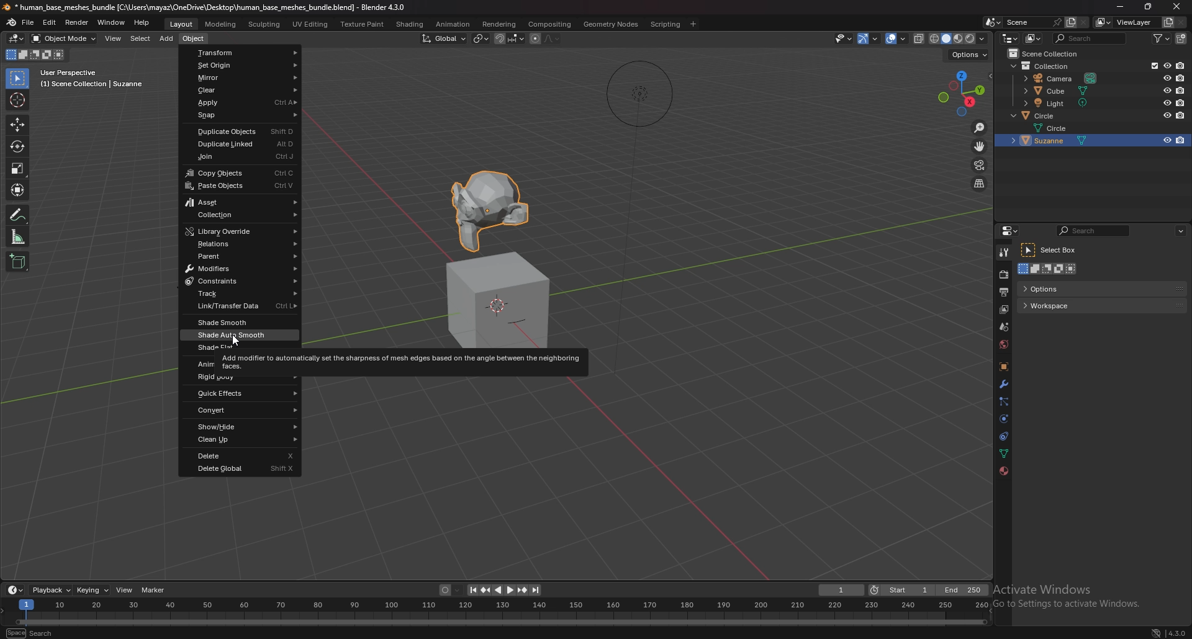 This screenshot has height=639, width=1192. Describe the element at coordinates (241, 156) in the screenshot. I see `join` at that location.